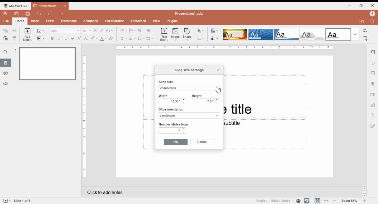 Image resolution: width=378 pixels, height=204 pixels. Describe the element at coordinates (176, 34) in the screenshot. I see `insert image` at that location.